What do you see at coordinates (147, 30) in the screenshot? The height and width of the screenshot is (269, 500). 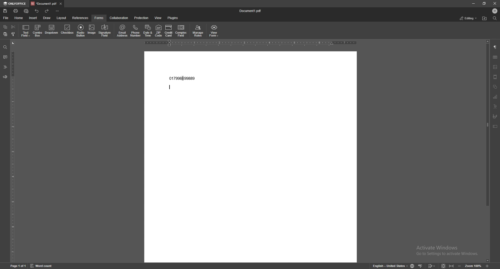 I see `date and time` at bounding box center [147, 30].